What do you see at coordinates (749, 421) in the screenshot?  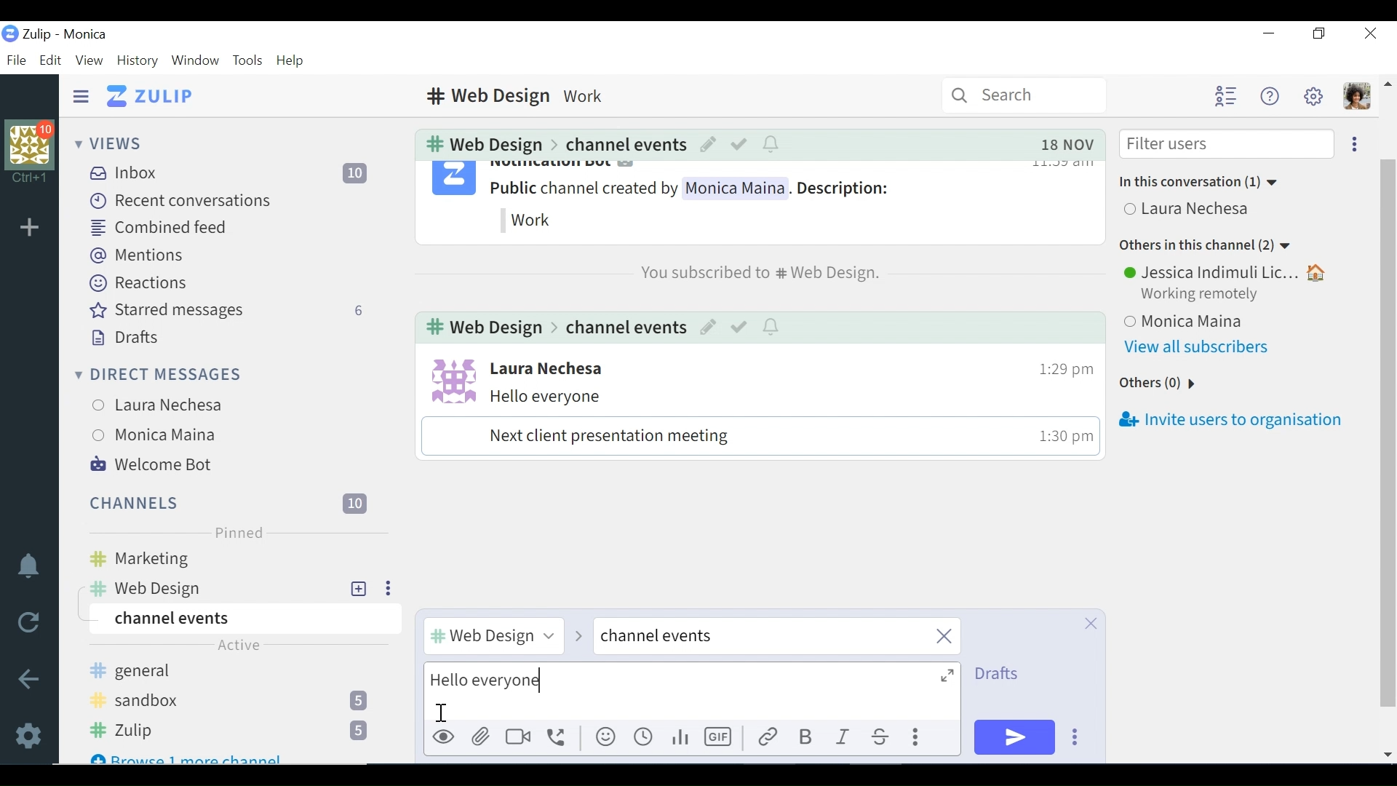 I see `Messages` at bounding box center [749, 421].